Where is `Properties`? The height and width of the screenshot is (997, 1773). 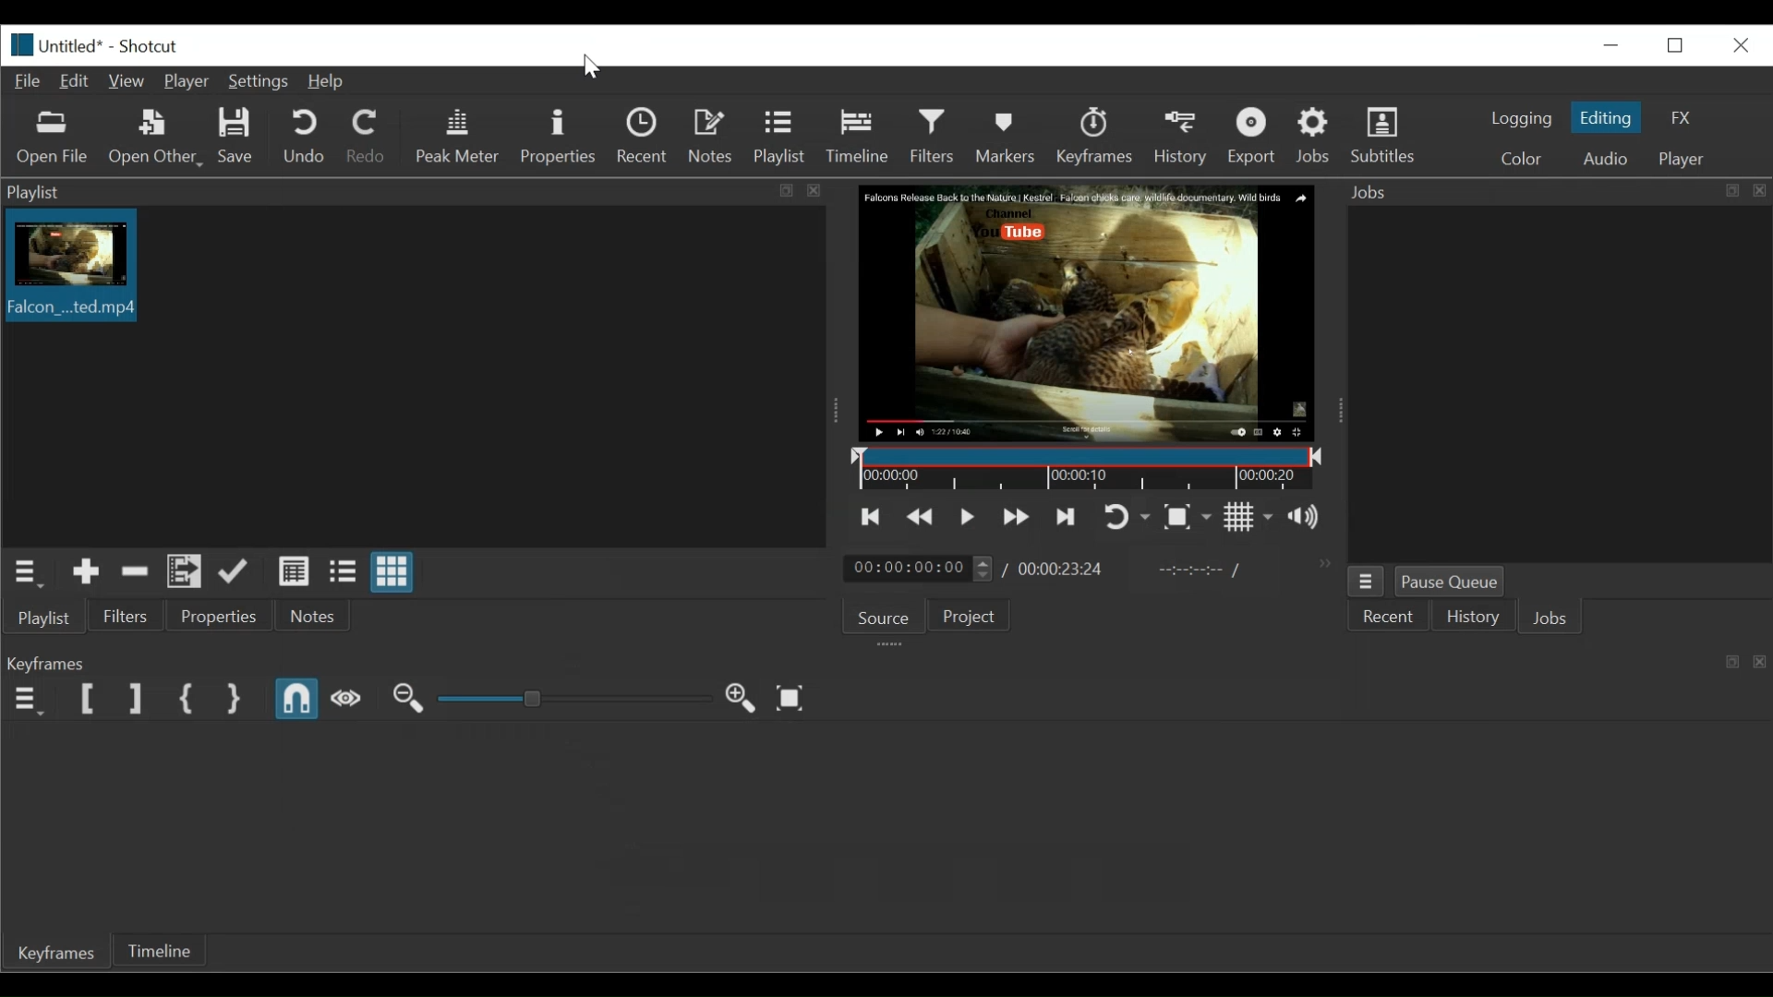 Properties is located at coordinates (561, 137).